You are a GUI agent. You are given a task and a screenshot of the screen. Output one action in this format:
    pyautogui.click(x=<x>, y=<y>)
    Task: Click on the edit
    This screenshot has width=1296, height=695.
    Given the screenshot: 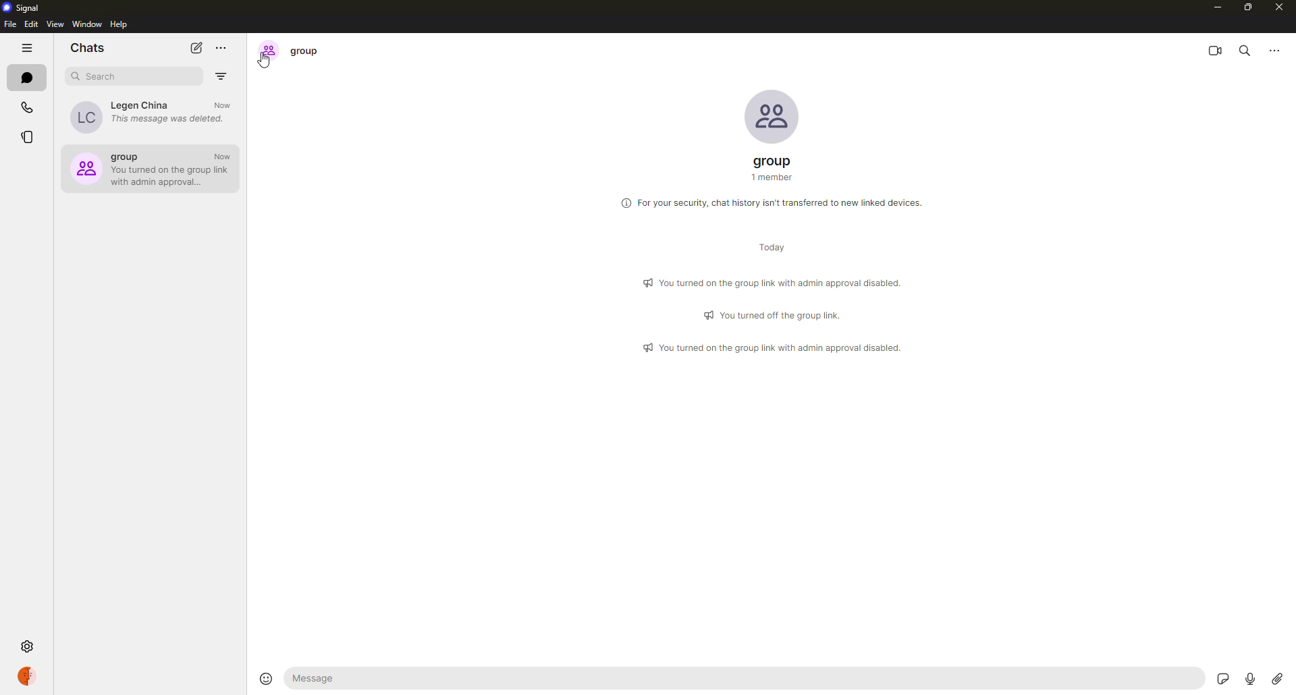 What is the action you would take?
    pyautogui.click(x=31, y=24)
    